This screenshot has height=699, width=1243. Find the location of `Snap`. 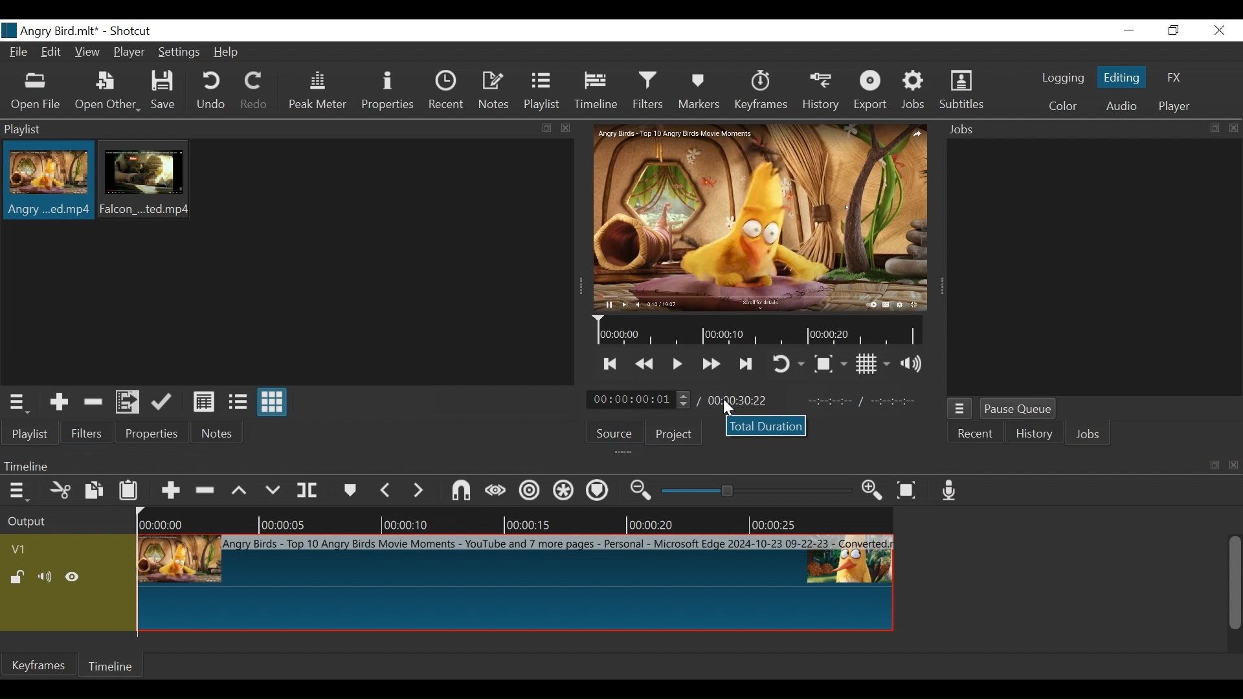

Snap is located at coordinates (460, 492).